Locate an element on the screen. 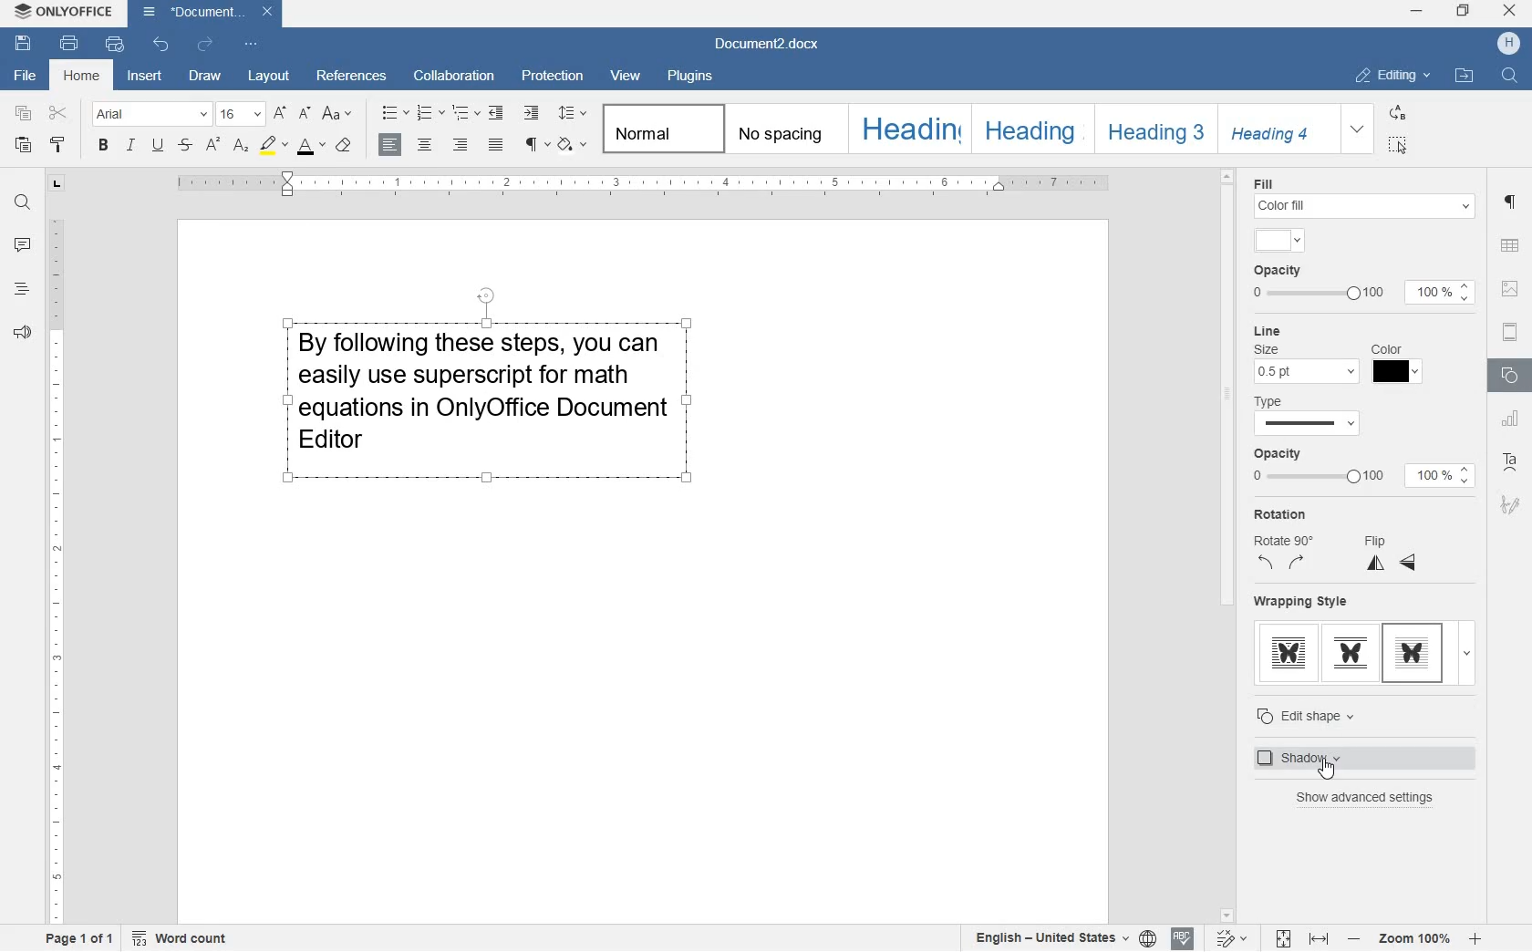 This screenshot has height=952, width=1532. numbering is located at coordinates (432, 112).